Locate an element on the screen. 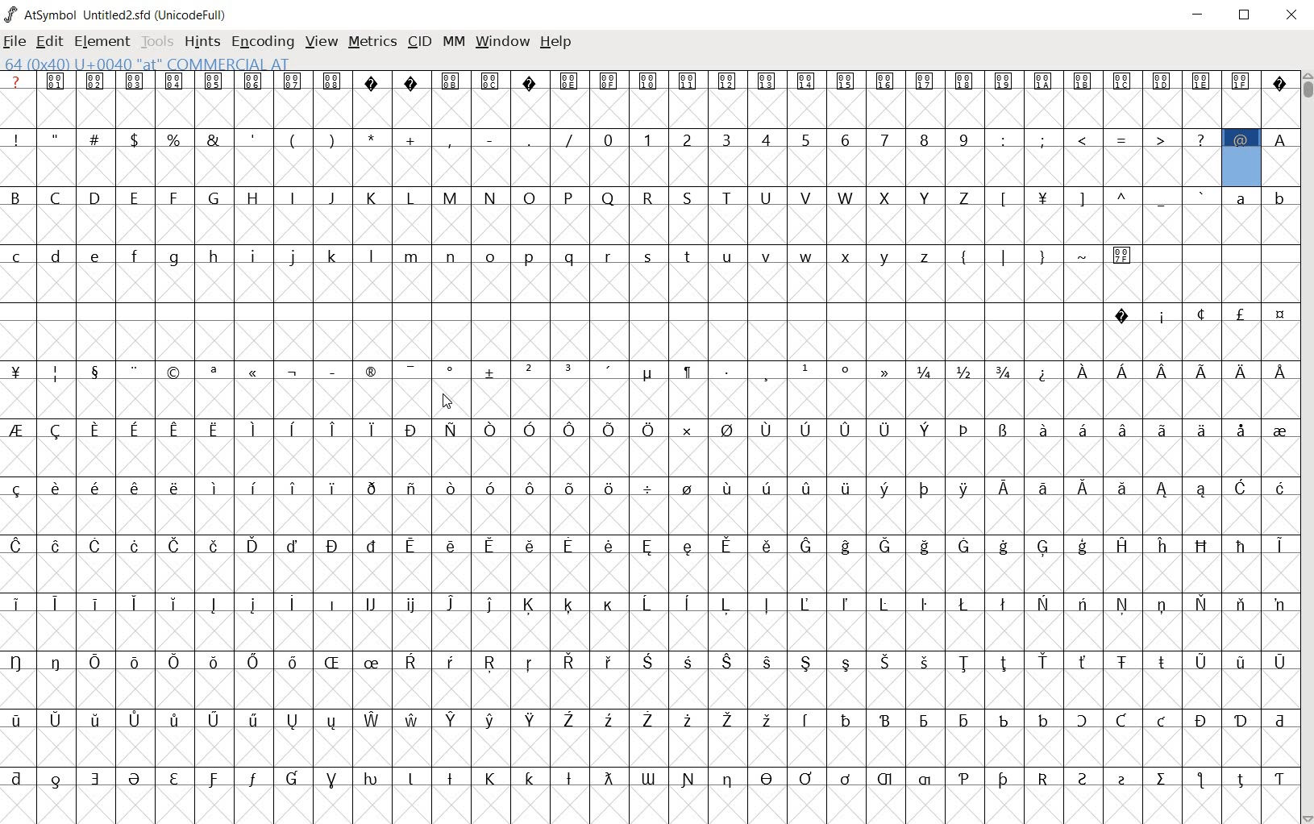  empty glyph slot is located at coordinates (647, 747).